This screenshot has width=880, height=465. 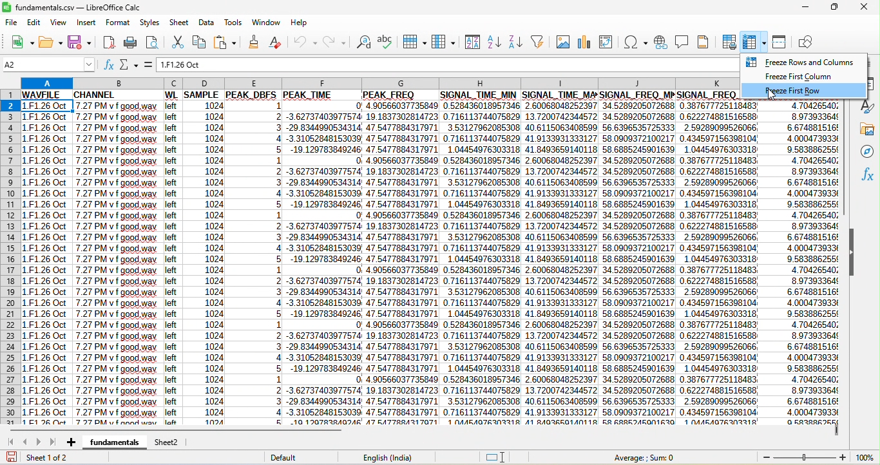 I want to click on , so click(x=180, y=429).